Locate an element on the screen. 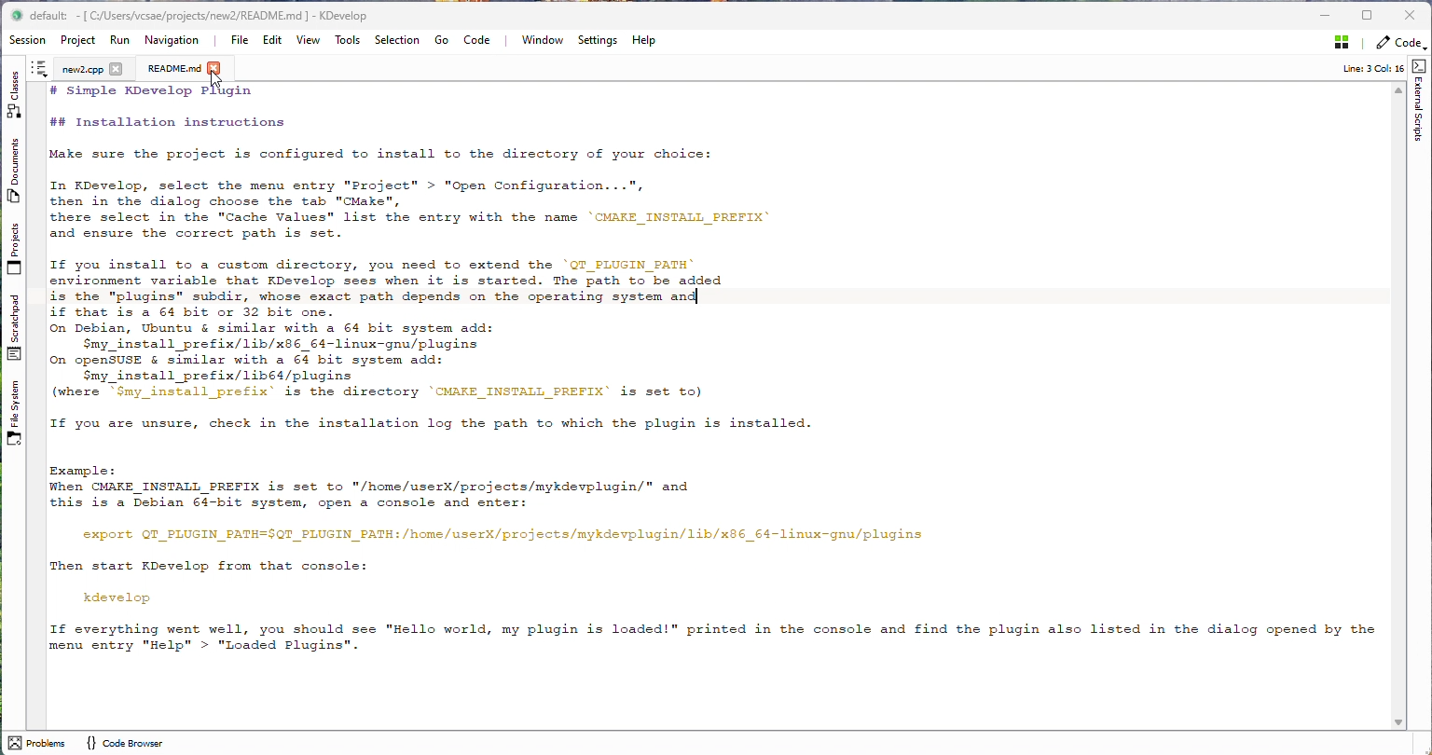 This screenshot has height=755, width=1432. File System is located at coordinates (14, 414).